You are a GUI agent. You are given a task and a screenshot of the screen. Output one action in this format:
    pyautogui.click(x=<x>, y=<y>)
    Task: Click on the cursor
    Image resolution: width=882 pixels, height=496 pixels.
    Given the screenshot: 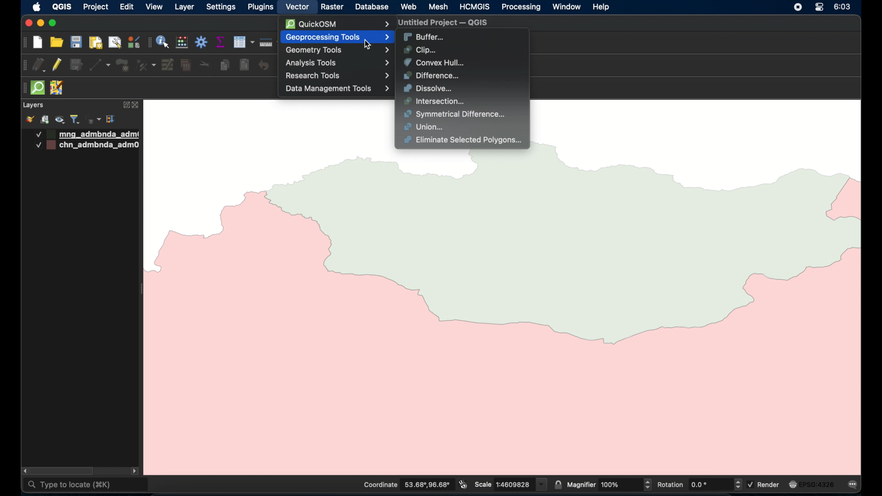 What is the action you would take?
    pyautogui.click(x=371, y=46)
    